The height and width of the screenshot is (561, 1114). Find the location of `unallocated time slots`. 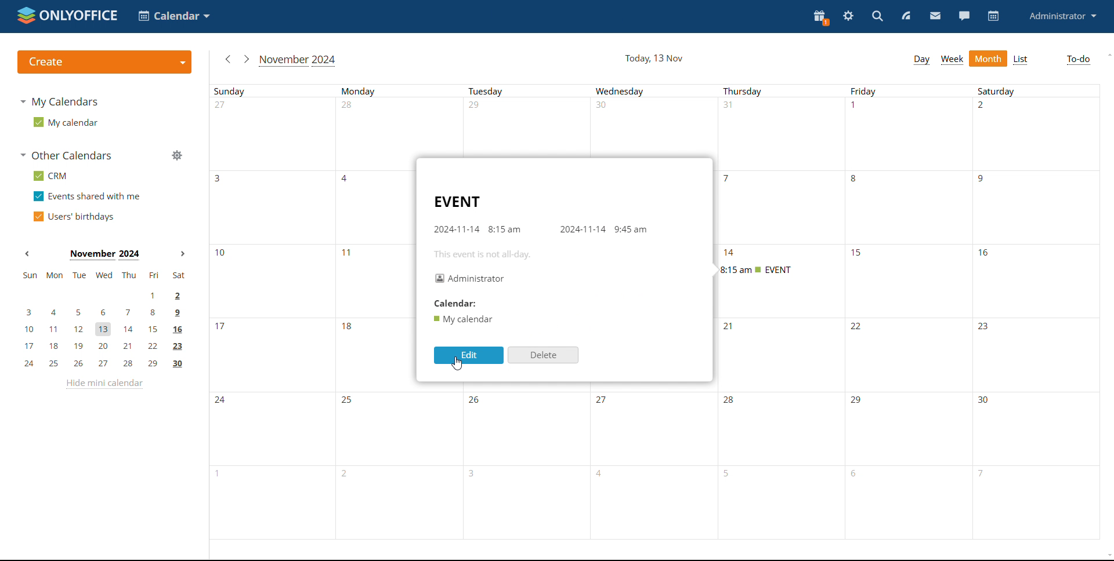

unallocated time slots is located at coordinates (314, 284).